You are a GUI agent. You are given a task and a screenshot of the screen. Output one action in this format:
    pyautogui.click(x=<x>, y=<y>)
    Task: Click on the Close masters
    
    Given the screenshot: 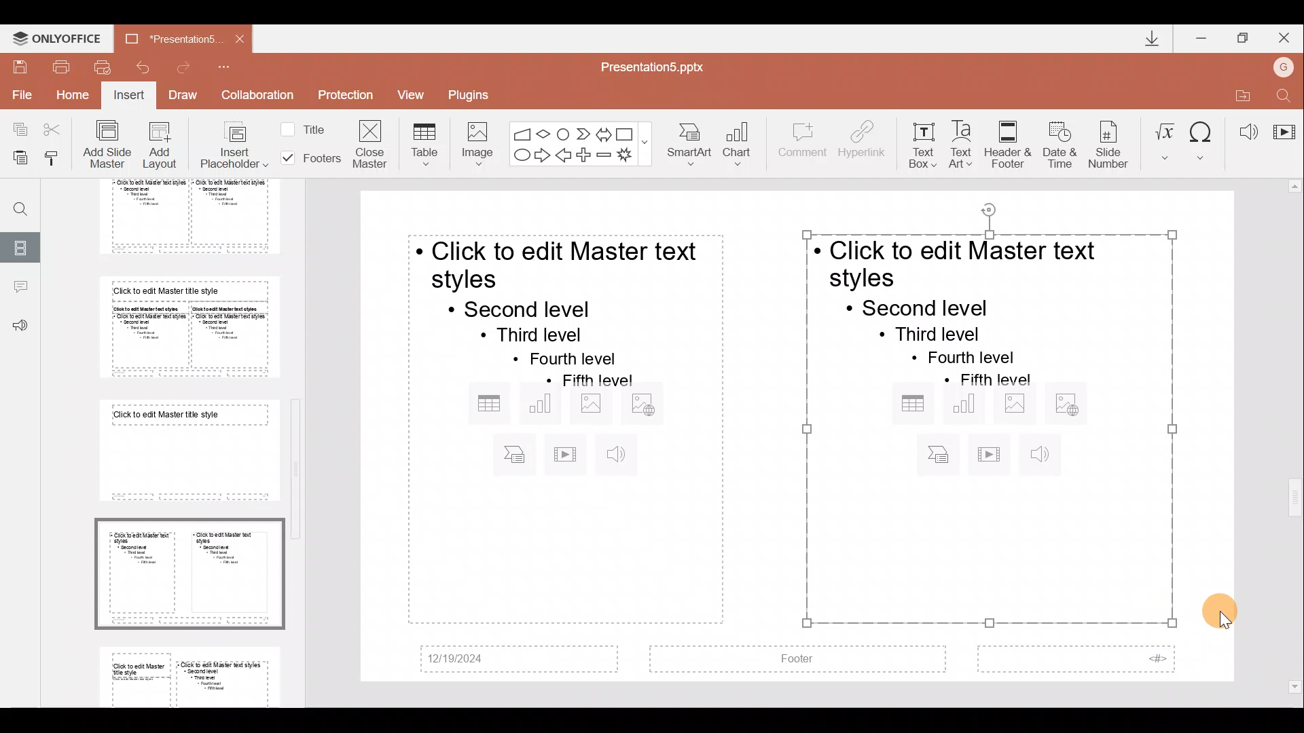 What is the action you would take?
    pyautogui.click(x=372, y=143)
    